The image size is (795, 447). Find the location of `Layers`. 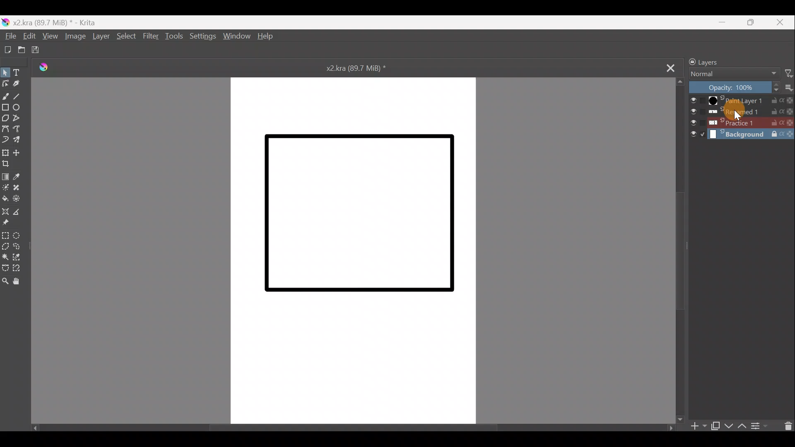

Layers is located at coordinates (711, 61).